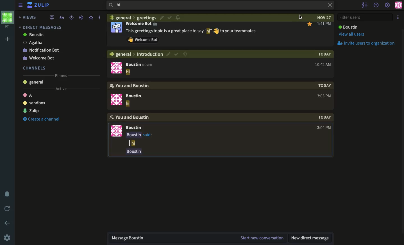 The width and height of the screenshot is (404, 245). Describe the element at coordinates (130, 117) in the screenshot. I see `you and boustin` at that location.